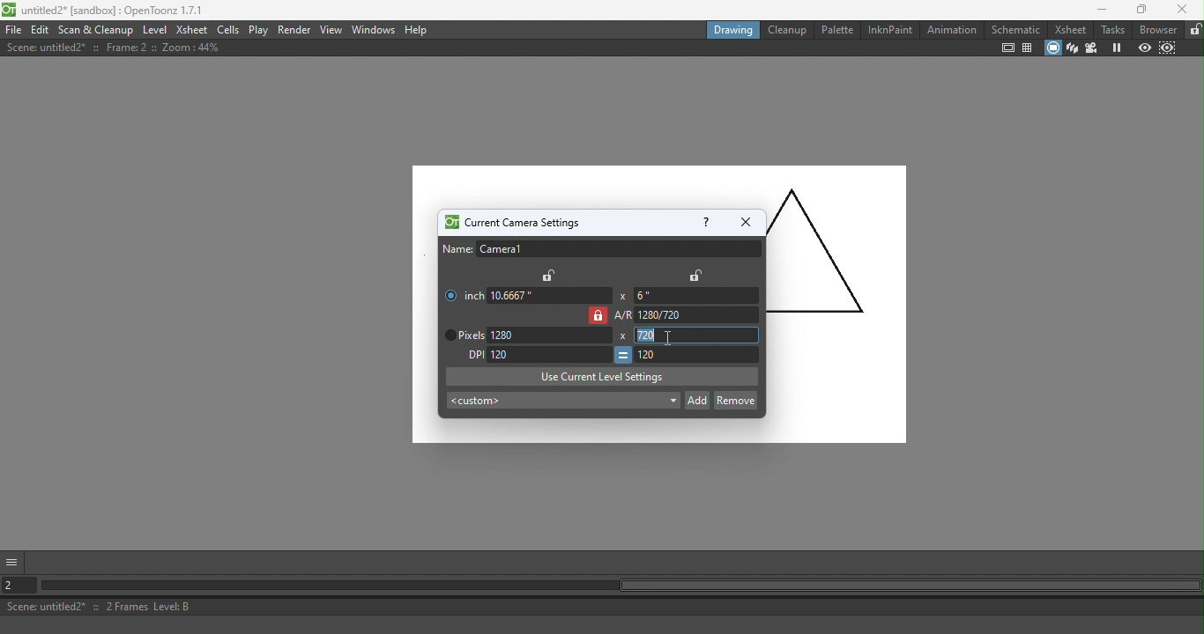 This screenshot has height=634, width=1204. Describe the element at coordinates (471, 355) in the screenshot. I see `DPI` at that location.